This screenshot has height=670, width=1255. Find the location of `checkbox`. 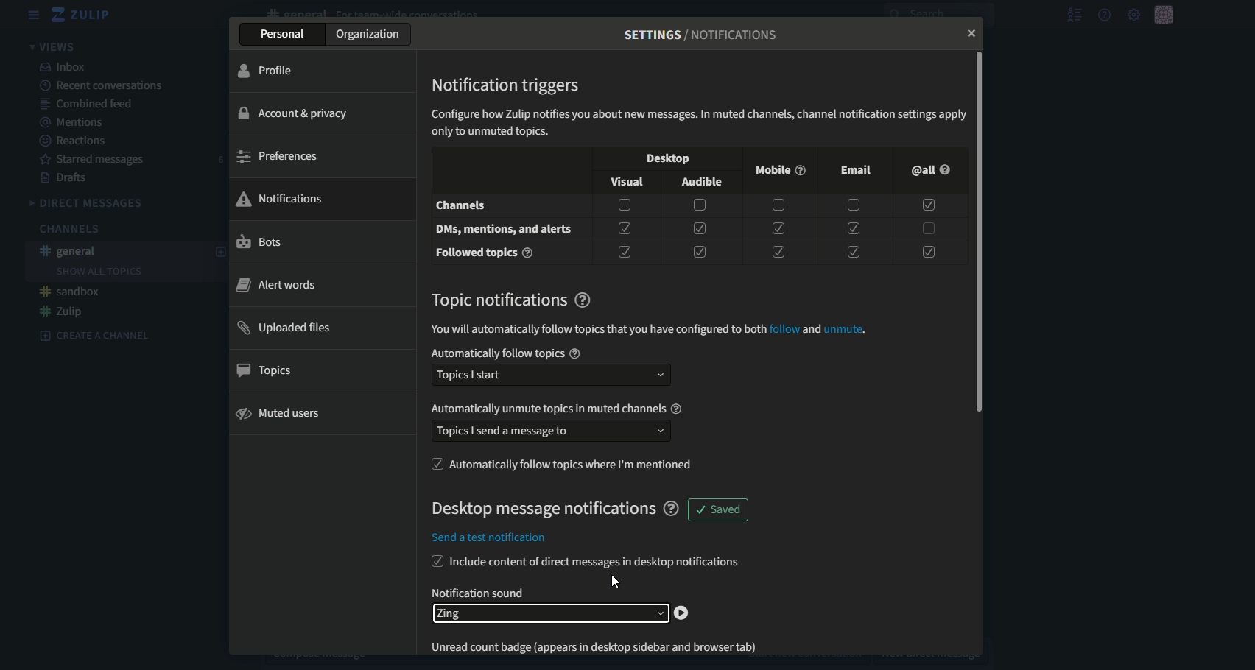

checkbox is located at coordinates (699, 228).